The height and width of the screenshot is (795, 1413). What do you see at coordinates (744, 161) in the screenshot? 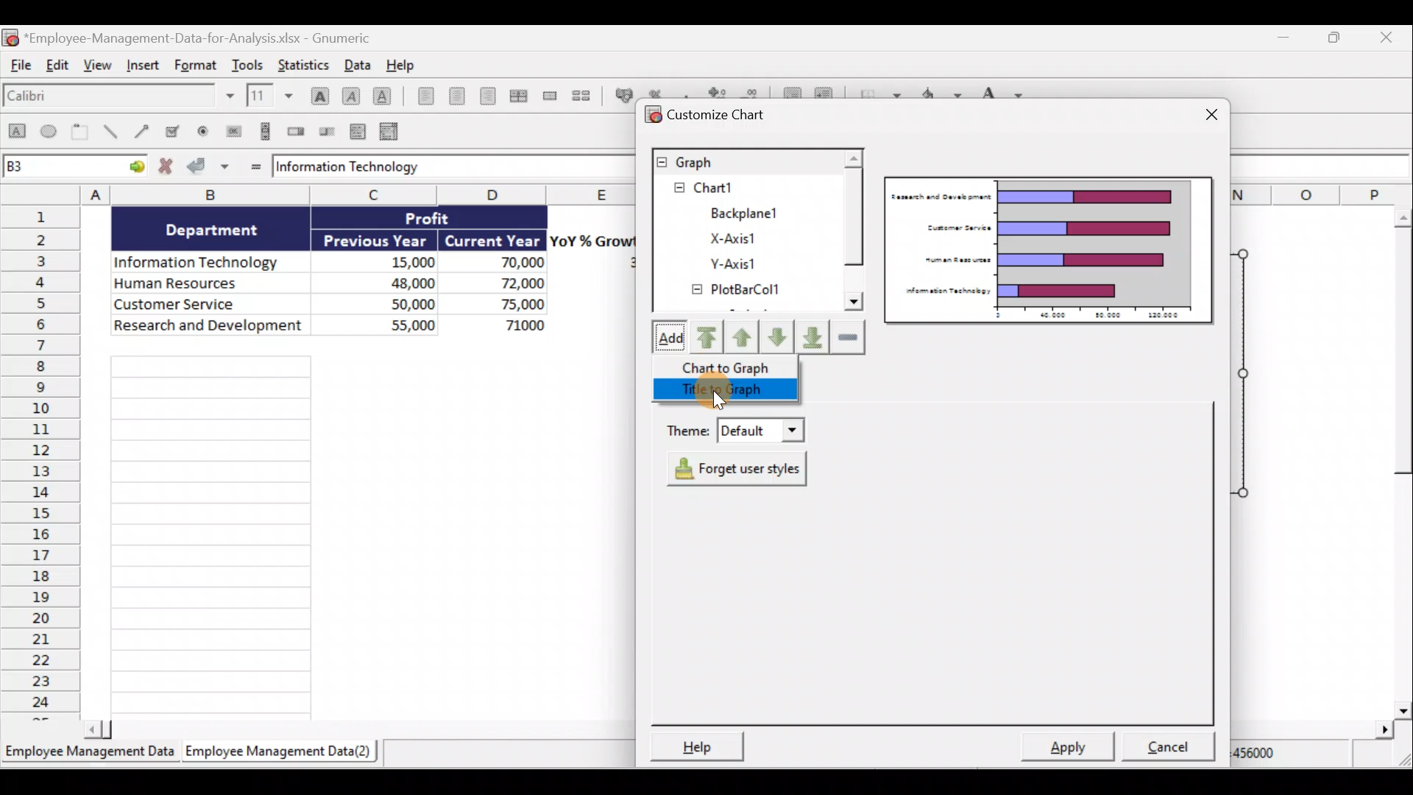
I see `Graph` at bounding box center [744, 161].